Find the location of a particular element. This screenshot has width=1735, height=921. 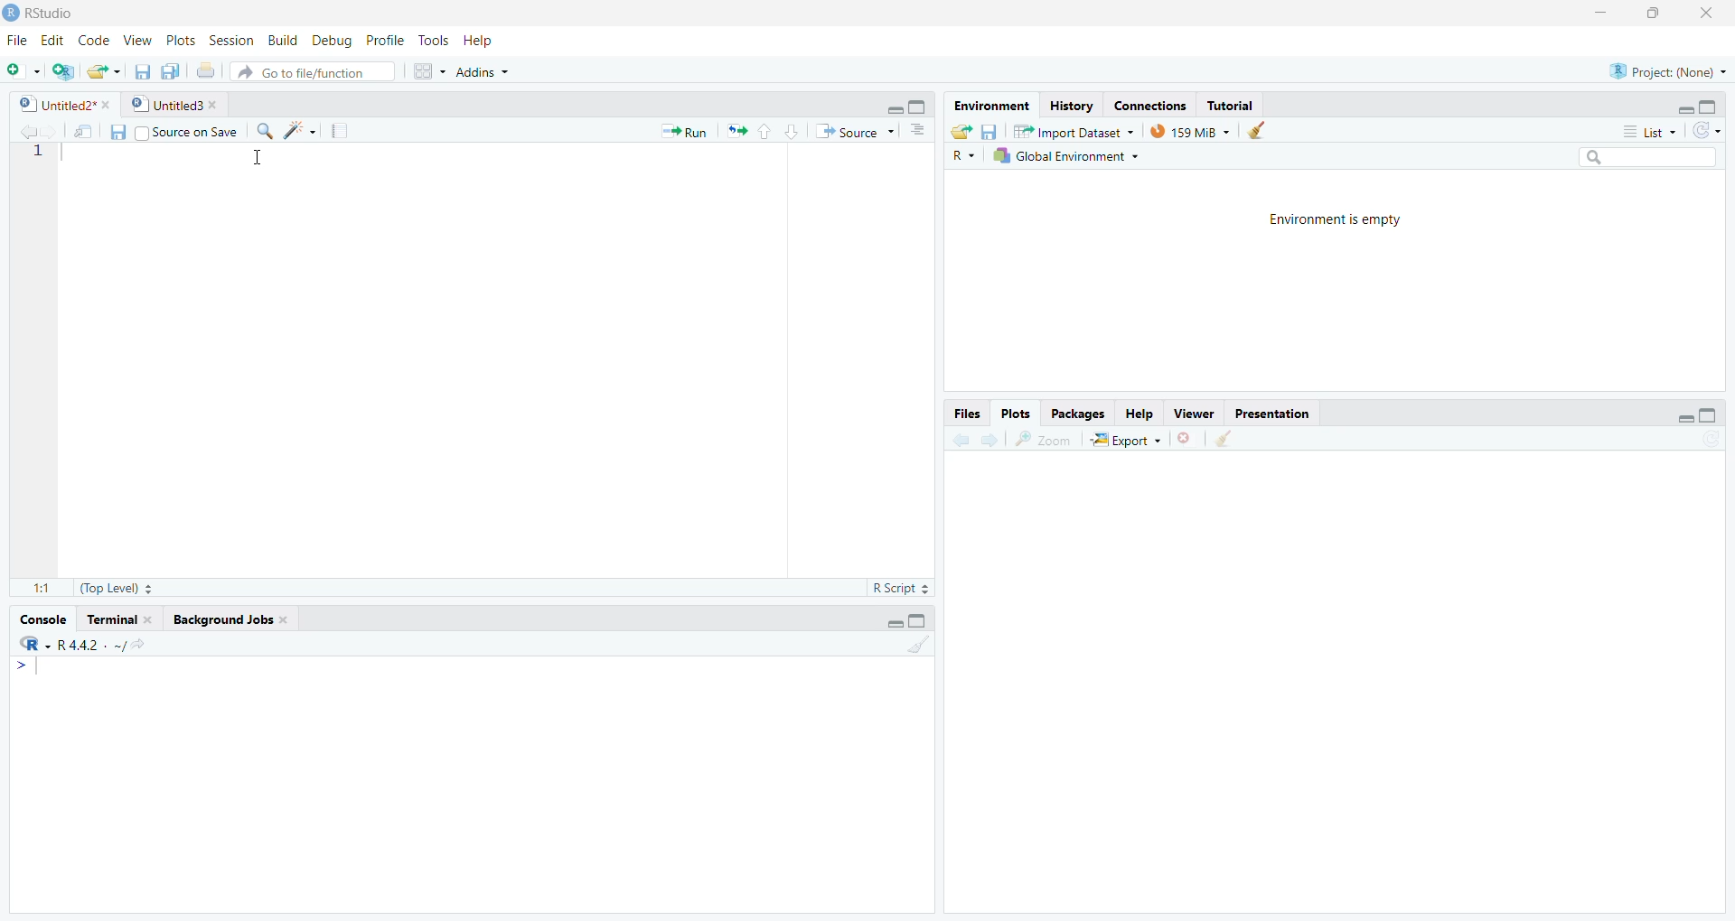

New file is located at coordinates (22, 71).